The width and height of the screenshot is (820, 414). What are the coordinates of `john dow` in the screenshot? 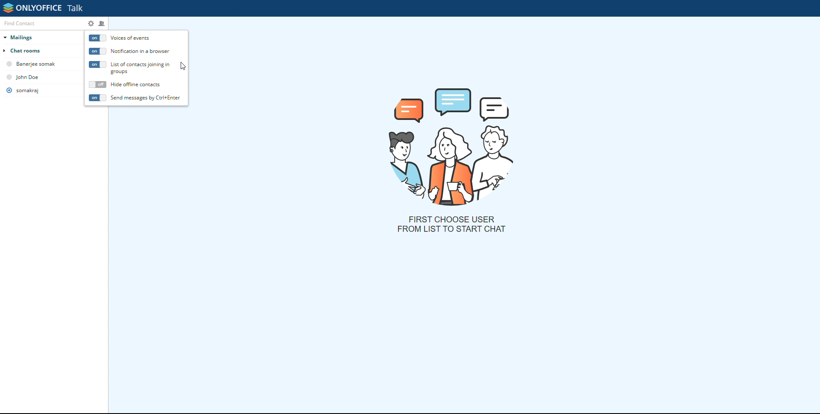 It's located at (29, 76).